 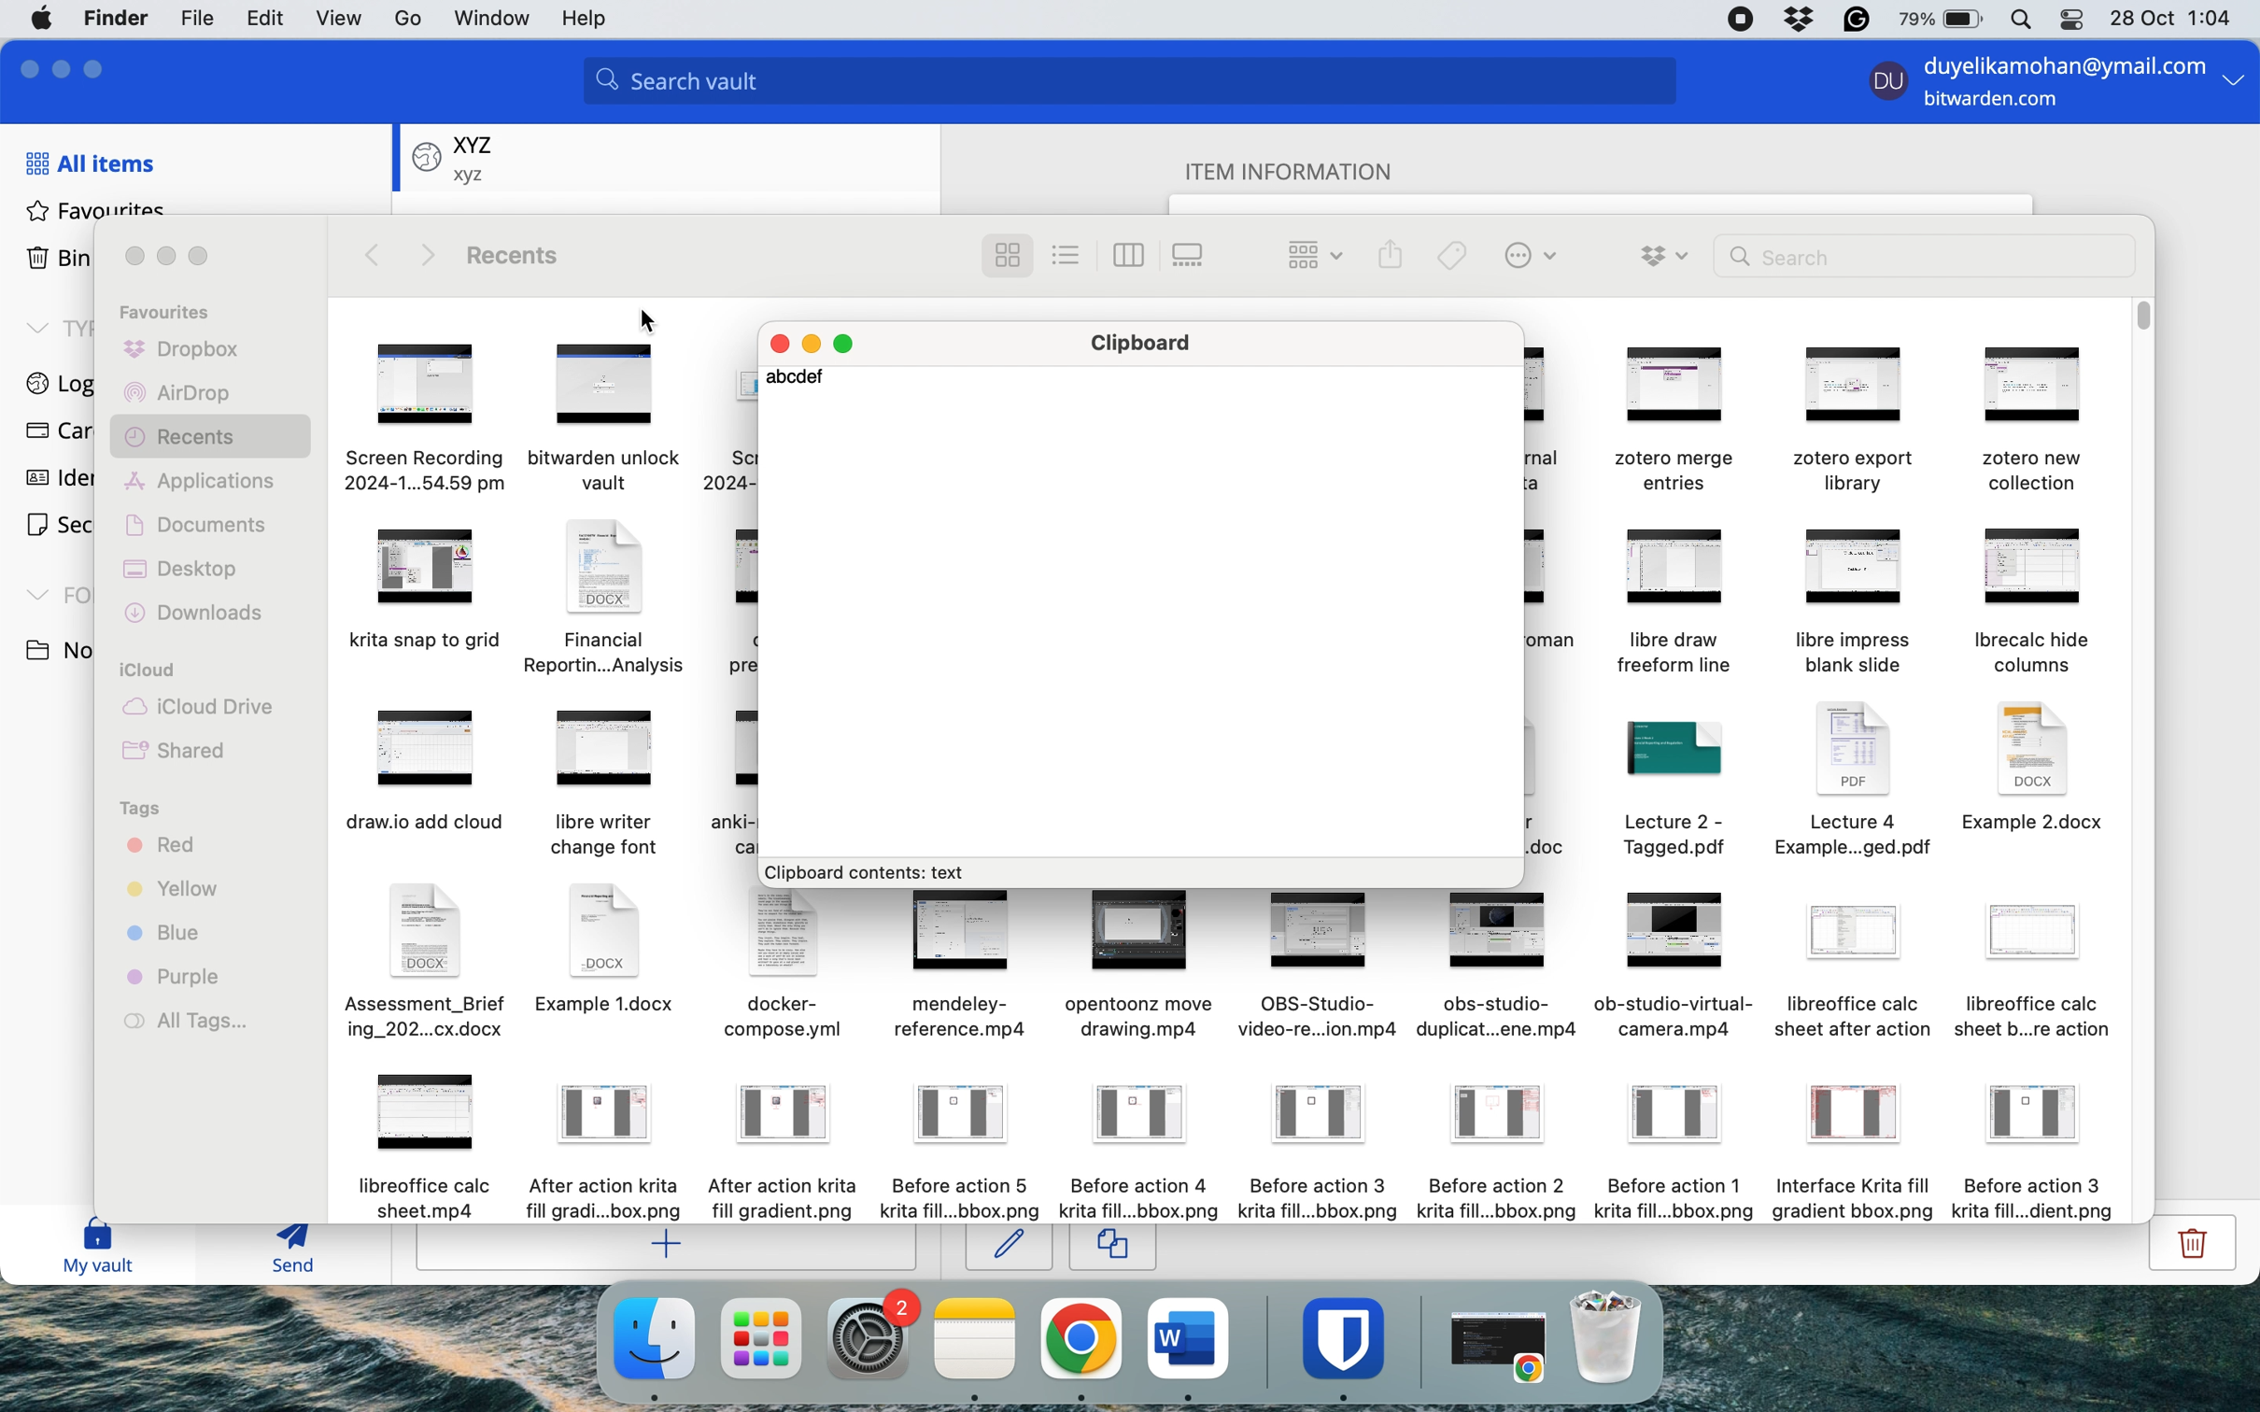 I want to click on account, so click(x=405, y=18).